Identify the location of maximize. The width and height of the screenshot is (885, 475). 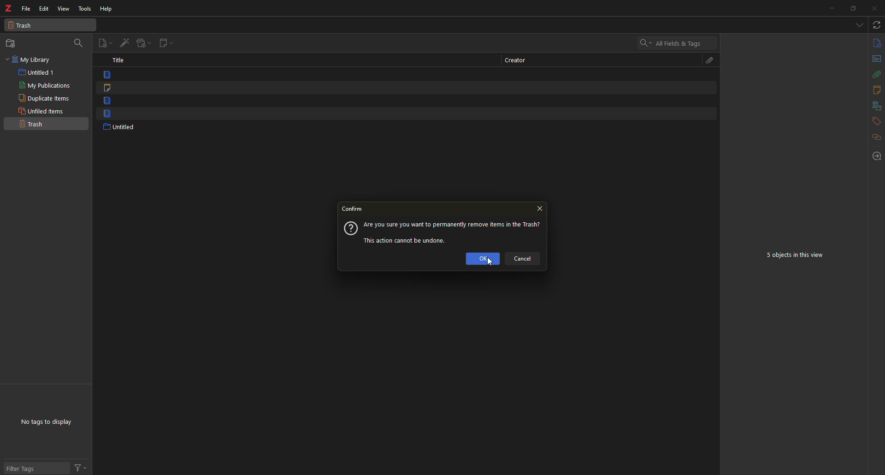
(854, 9).